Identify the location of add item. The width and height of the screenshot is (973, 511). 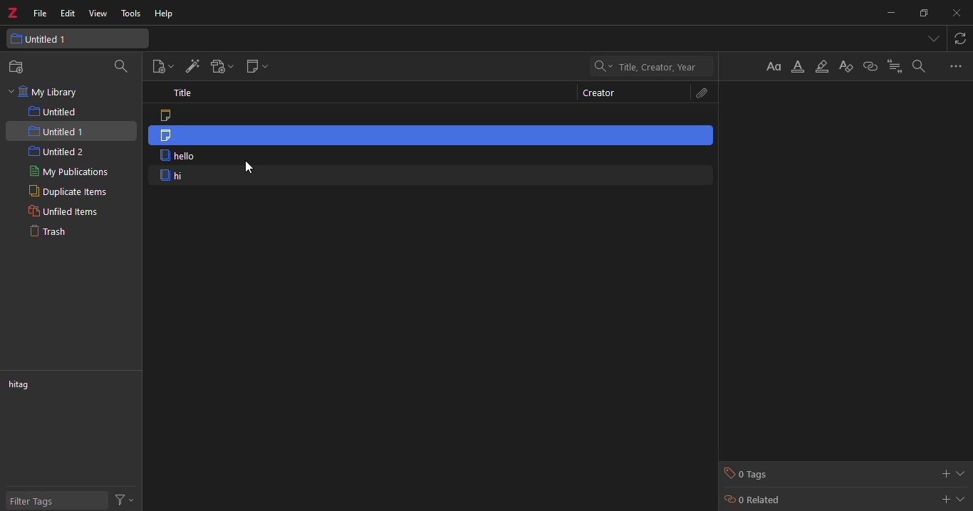
(193, 67).